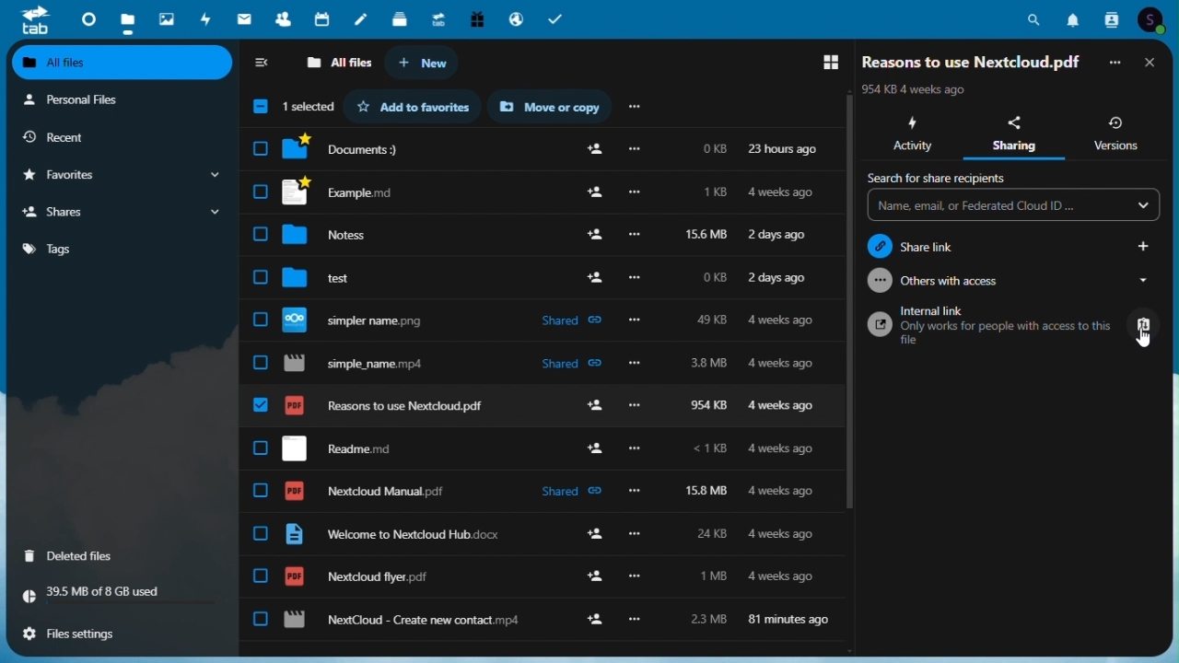 This screenshot has width=1179, height=663. Describe the element at coordinates (262, 533) in the screenshot. I see `checkbox` at that location.